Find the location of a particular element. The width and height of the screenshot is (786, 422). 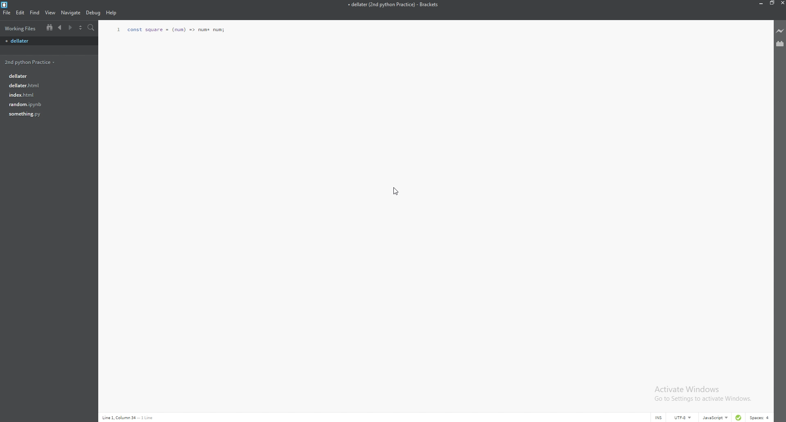

extension manager is located at coordinates (779, 43).